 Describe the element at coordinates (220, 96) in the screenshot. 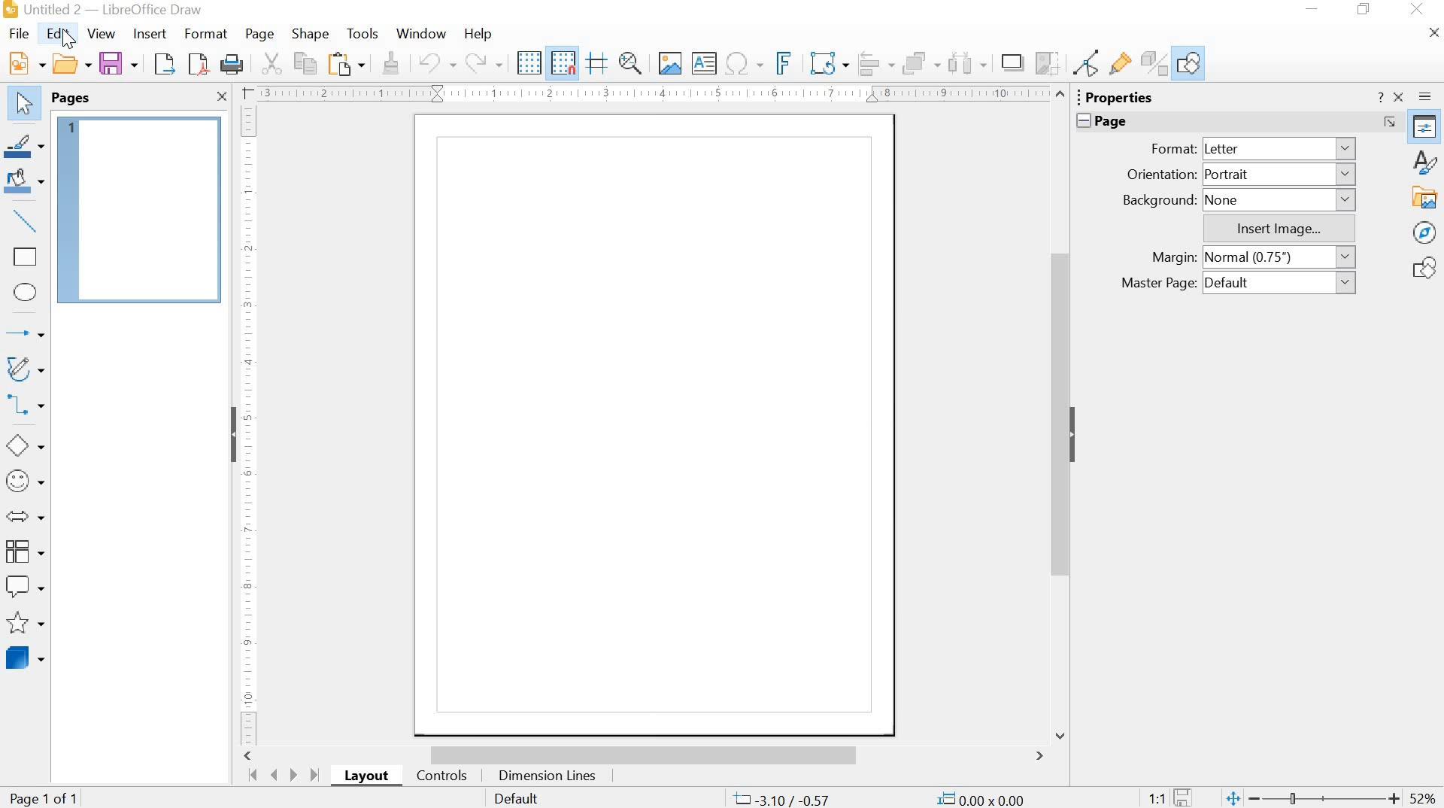

I see `Close Pane` at that location.